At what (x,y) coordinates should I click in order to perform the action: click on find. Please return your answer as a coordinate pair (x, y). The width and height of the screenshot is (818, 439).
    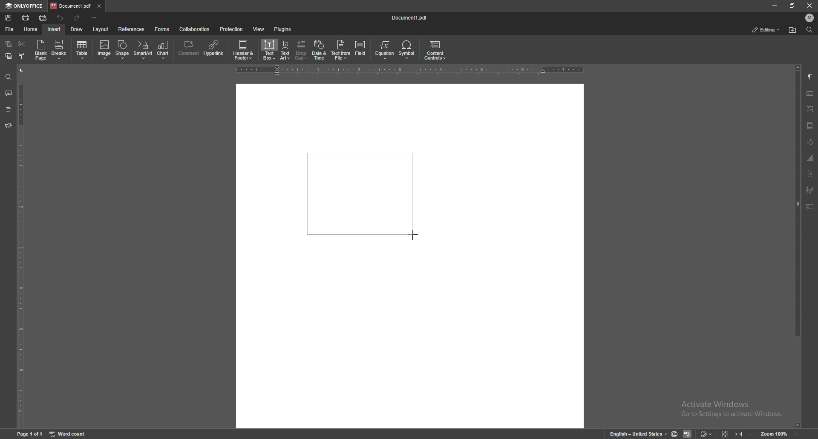
    Looking at the image, I should click on (8, 77).